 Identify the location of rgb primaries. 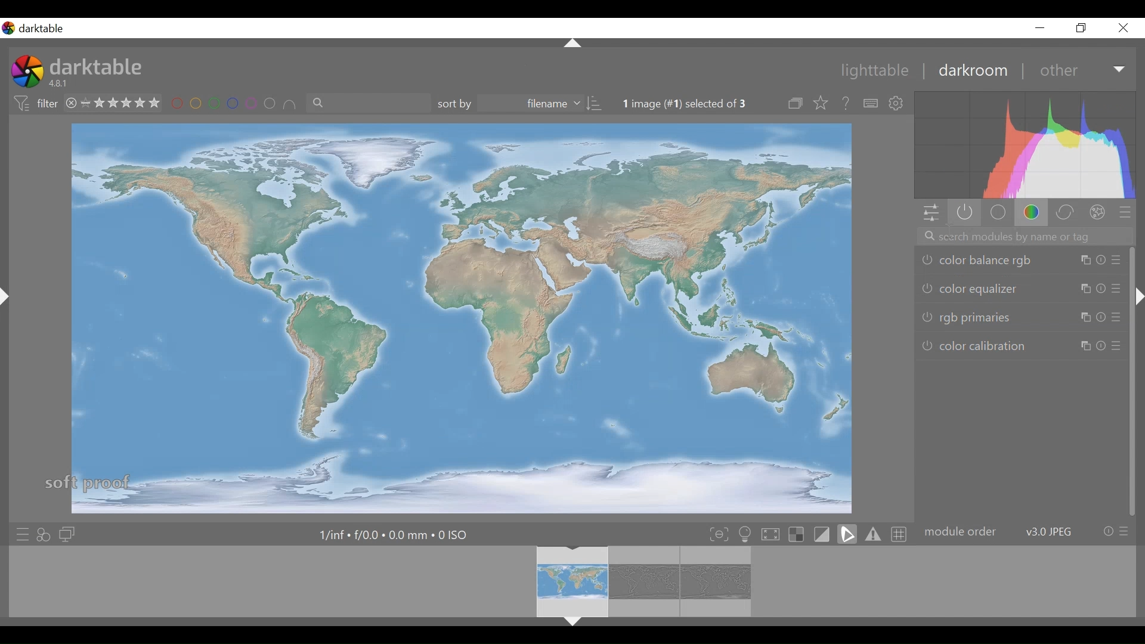
(1024, 317).